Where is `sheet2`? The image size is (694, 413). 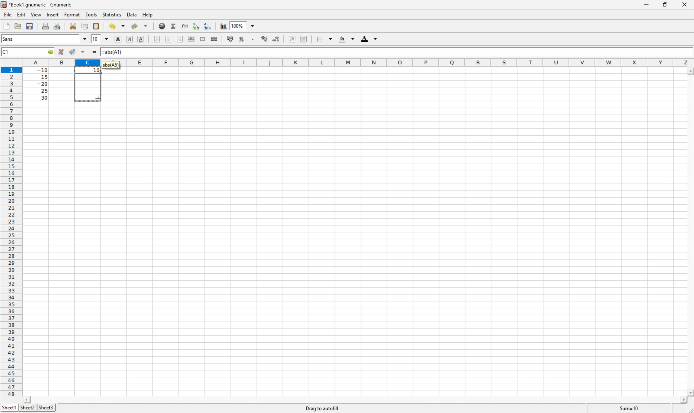
sheet2 is located at coordinates (27, 408).